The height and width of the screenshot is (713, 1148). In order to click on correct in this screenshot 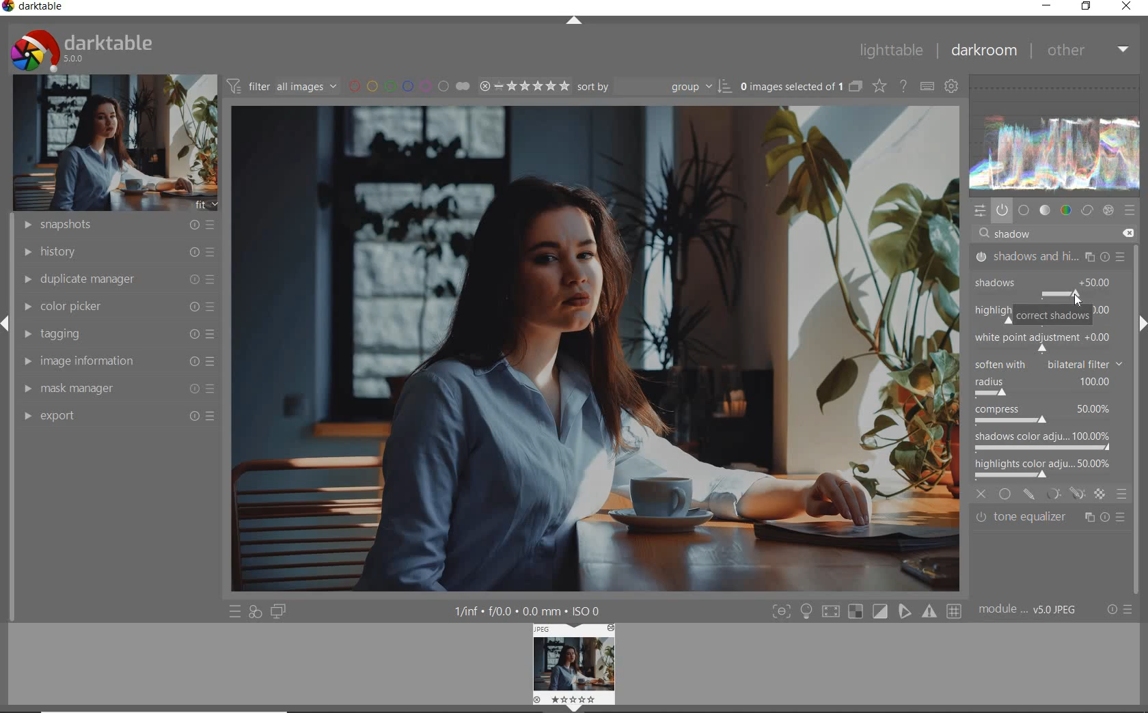, I will do `click(1086, 210)`.